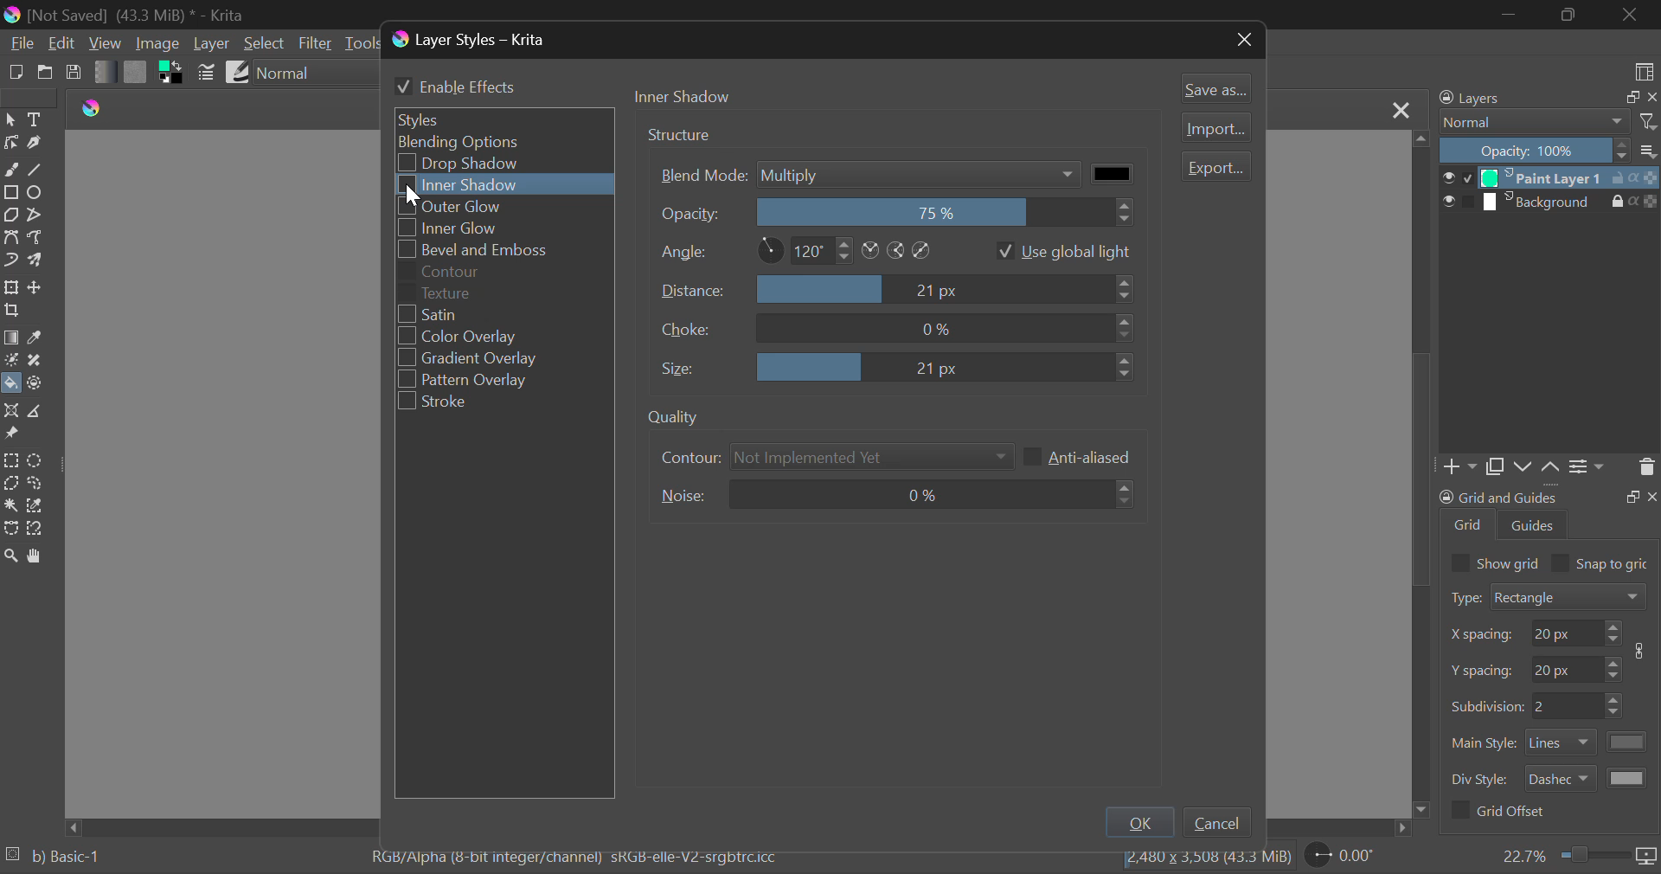 The width and height of the screenshot is (1661, 874). I want to click on Polygon, so click(10, 214).